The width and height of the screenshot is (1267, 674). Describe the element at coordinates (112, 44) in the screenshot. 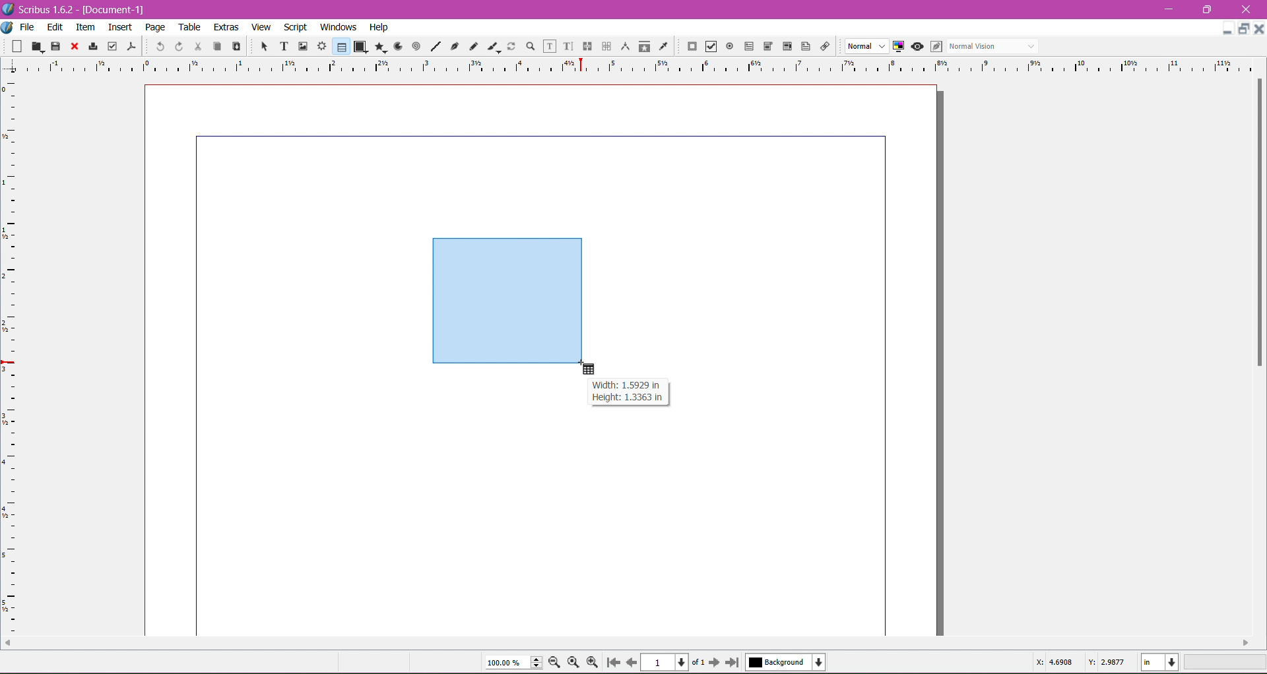

I see `Preflight Verifier` at that location.